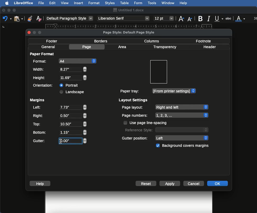  I want to click on Page, so click(88, 47).